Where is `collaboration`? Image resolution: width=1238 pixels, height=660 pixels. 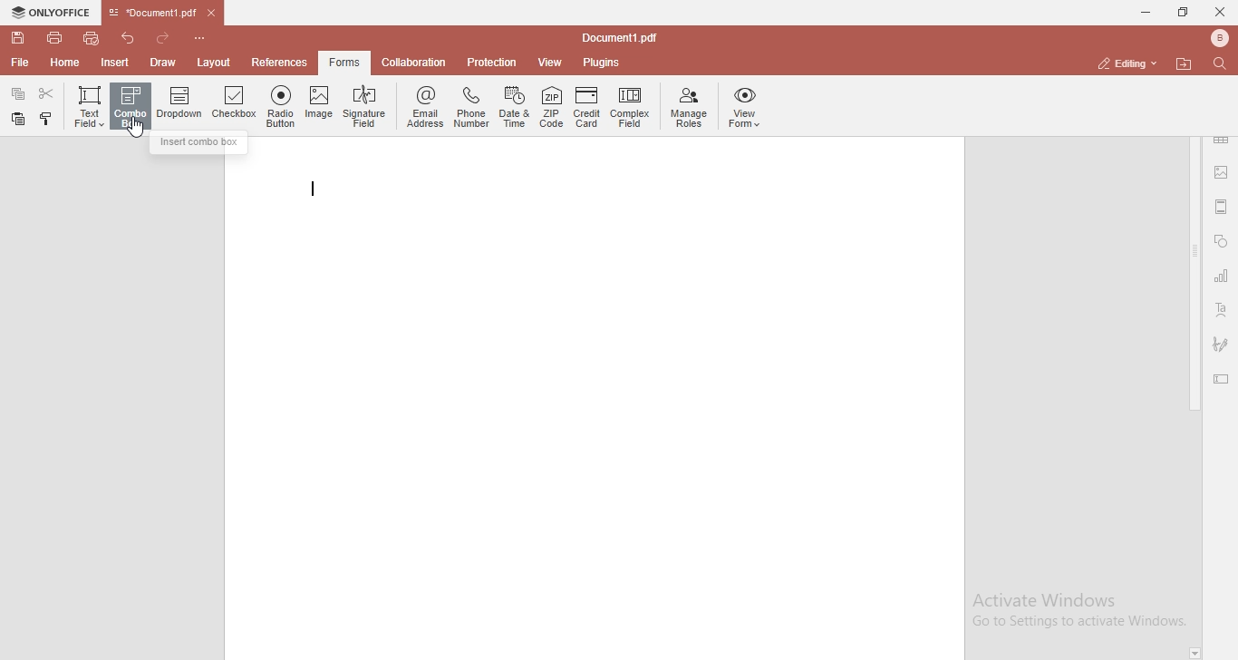
collaboration is located at coordinates (418, 61).